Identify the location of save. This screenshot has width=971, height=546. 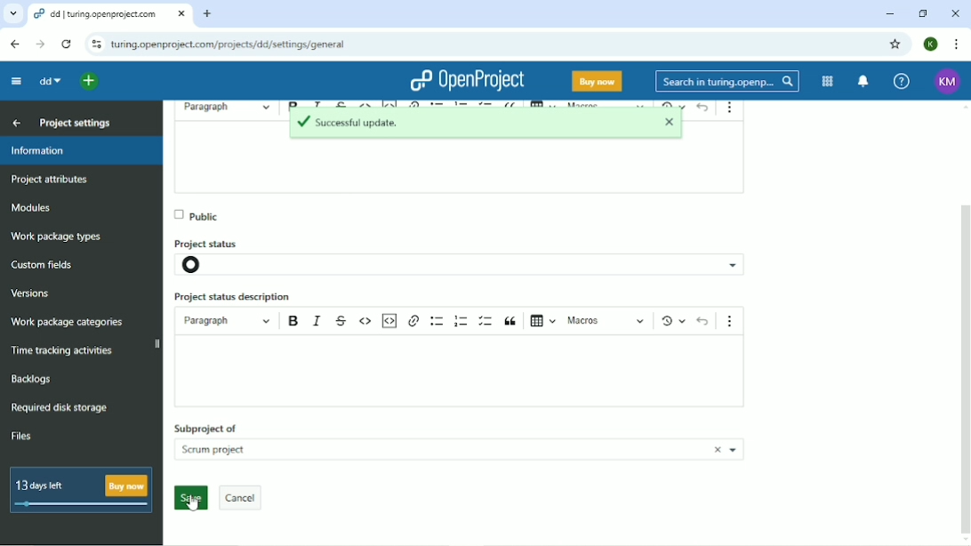
(193, 499).